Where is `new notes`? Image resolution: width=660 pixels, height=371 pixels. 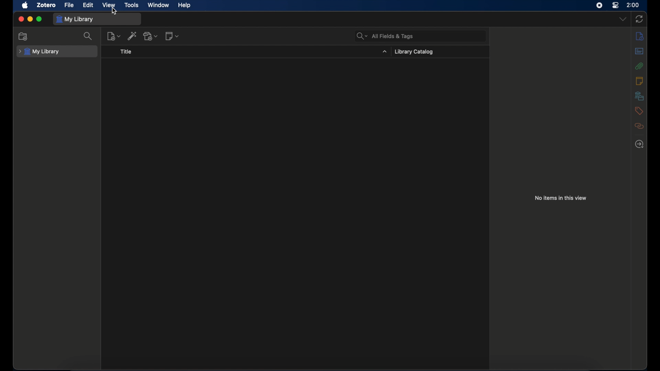
new notes is located at coordinates (173, 36).